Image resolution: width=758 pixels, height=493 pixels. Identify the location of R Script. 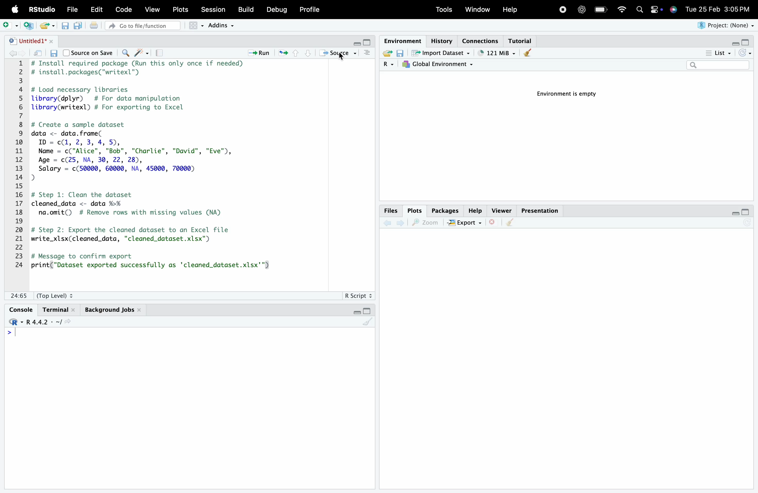
(358, 295).